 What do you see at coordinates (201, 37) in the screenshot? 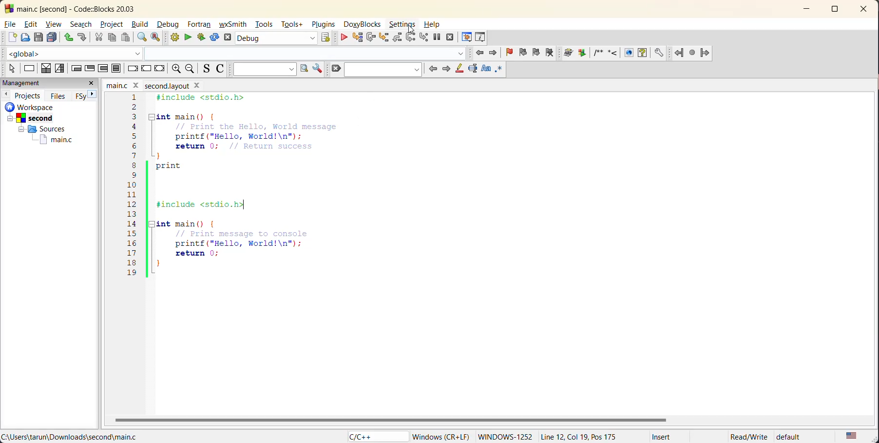
I see `build and run` at bounding box center [201, 37].